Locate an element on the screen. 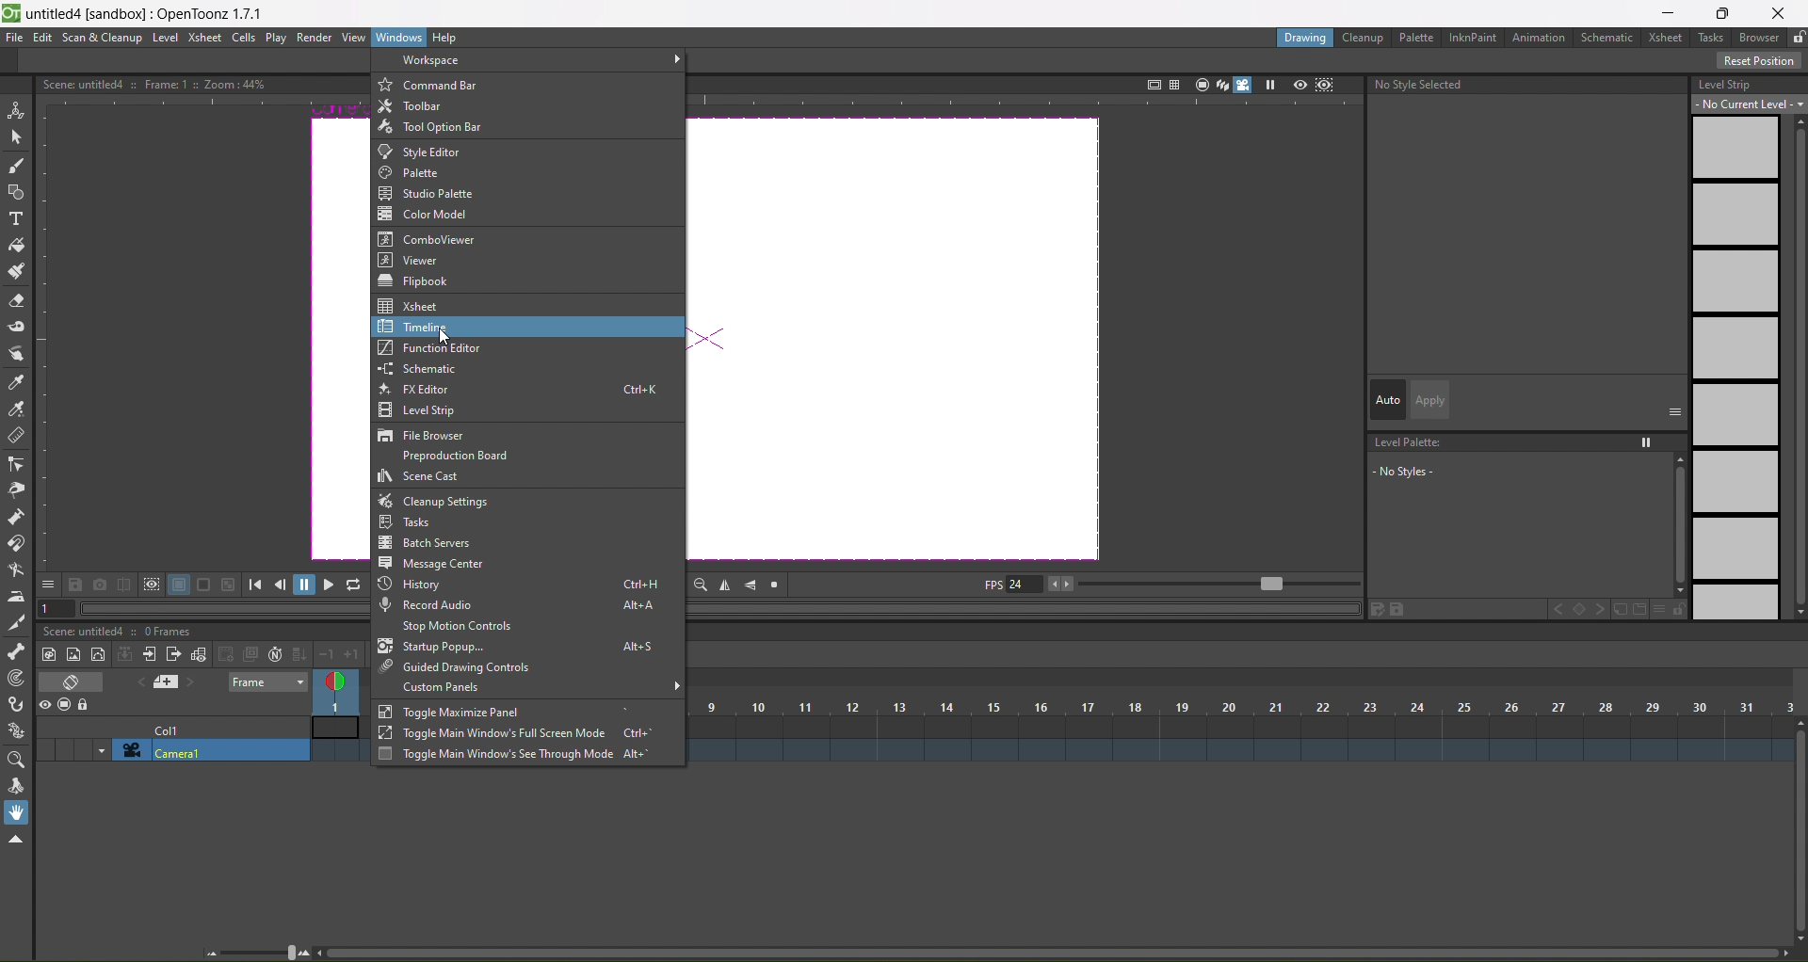  image is located at coordinates (899, 343).